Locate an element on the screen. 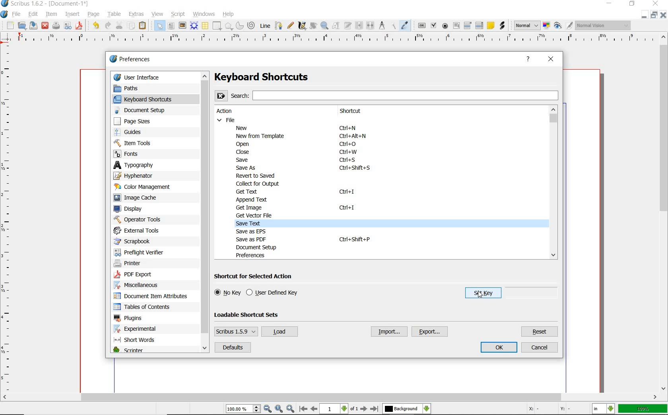  preferences is located at coordinates (132, 59).